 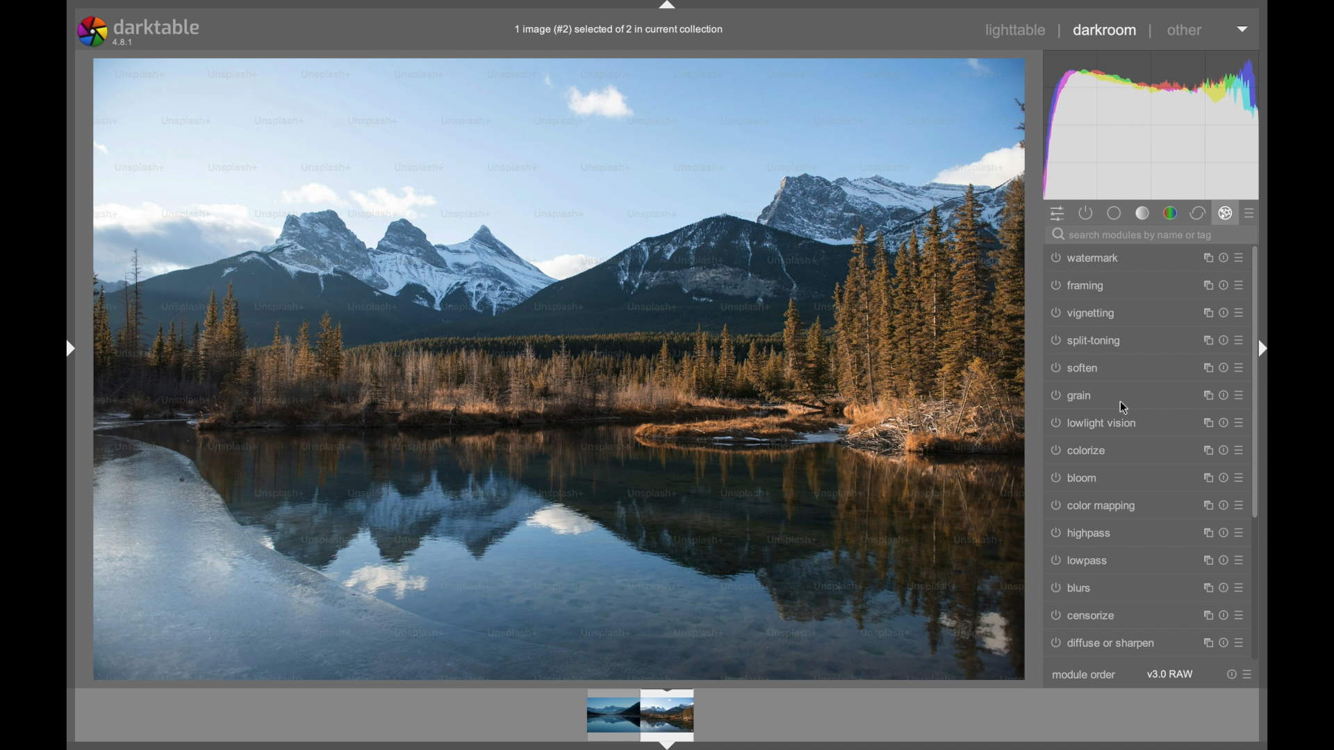 I want to click on reset parameters, so click(x=1224, y=284).